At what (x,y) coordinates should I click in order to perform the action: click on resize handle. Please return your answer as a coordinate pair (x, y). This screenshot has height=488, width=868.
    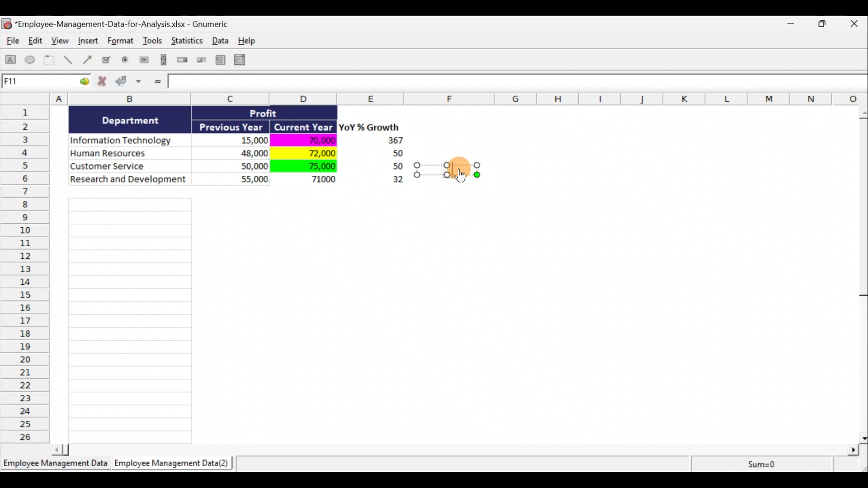
    Looking at the image, I should click on (447, 169).